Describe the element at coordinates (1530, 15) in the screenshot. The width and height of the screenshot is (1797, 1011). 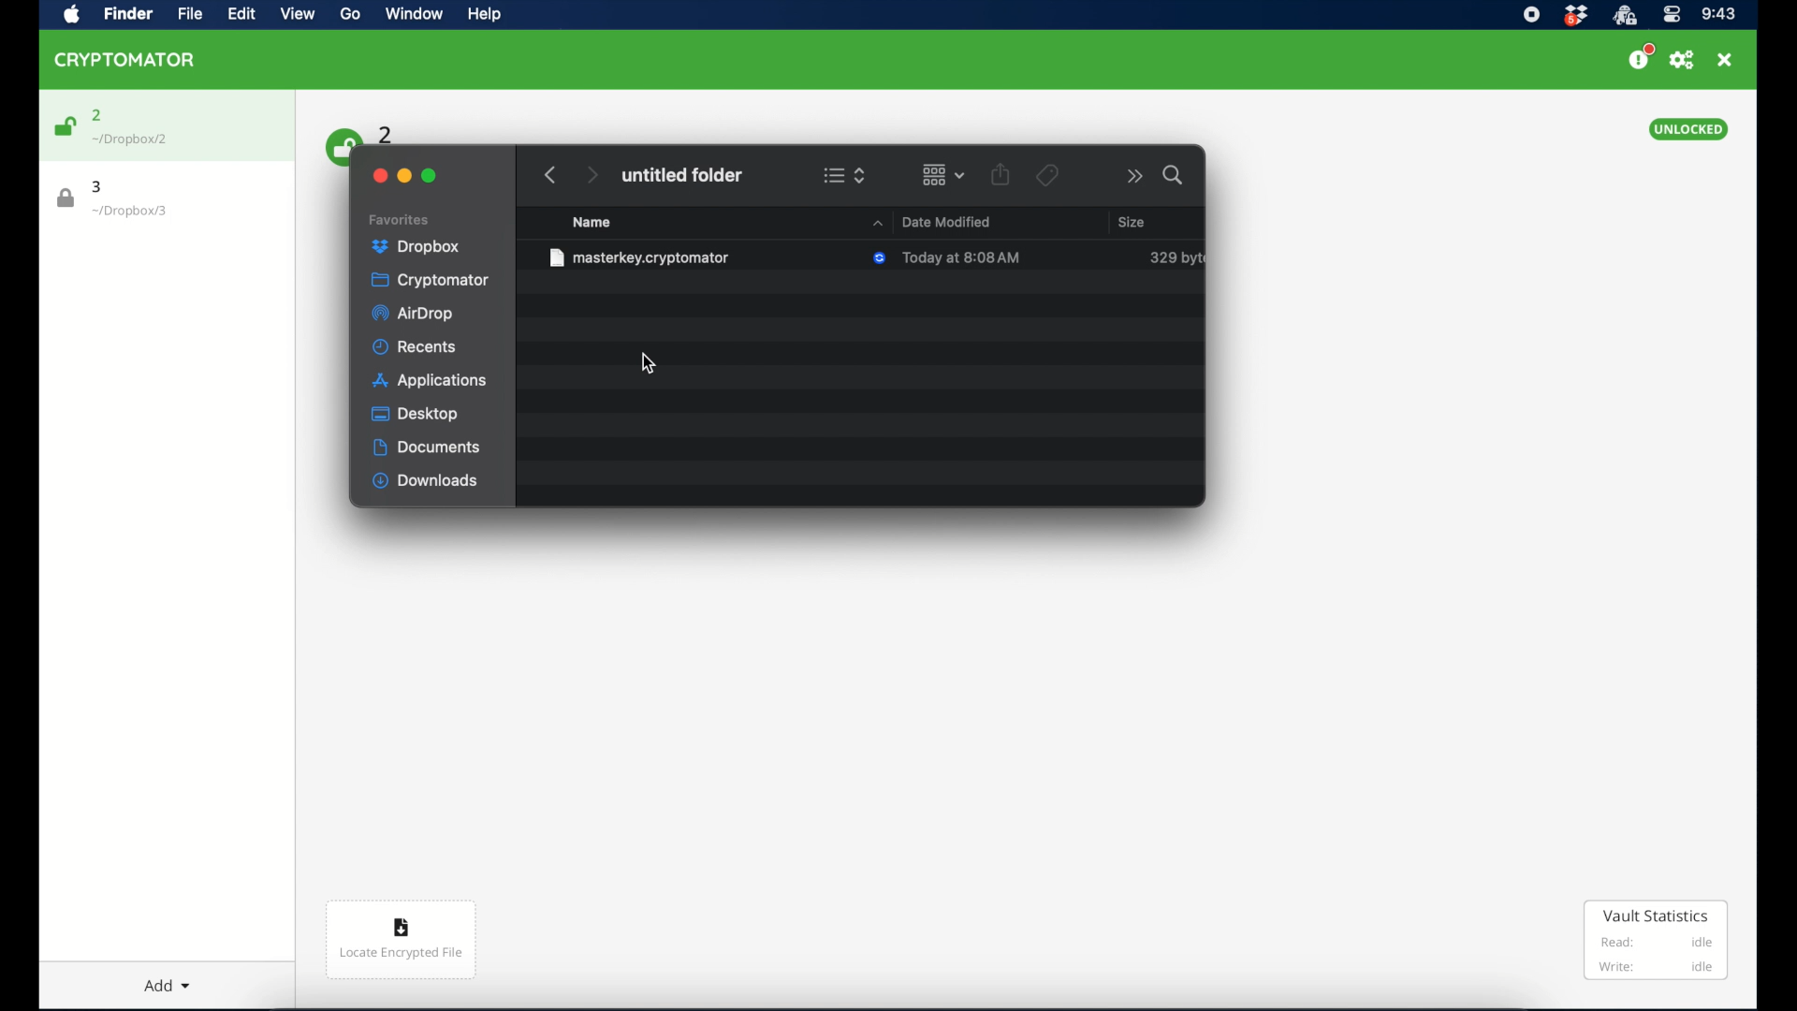
I see `screen recorder icon` at that location.